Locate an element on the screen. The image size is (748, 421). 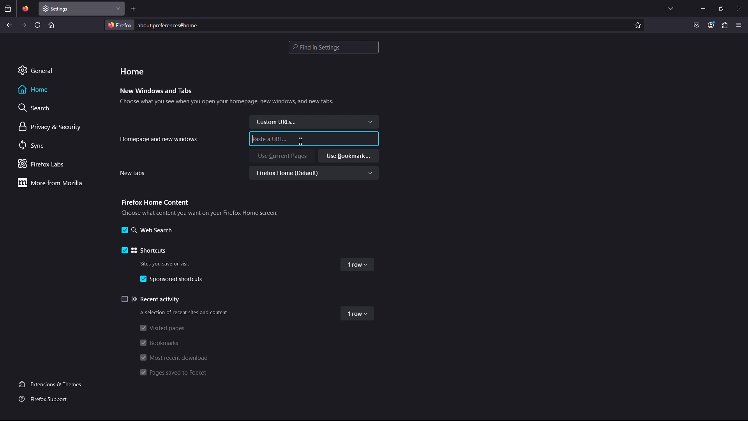
List all tabs is located at coordinates (671, 8).